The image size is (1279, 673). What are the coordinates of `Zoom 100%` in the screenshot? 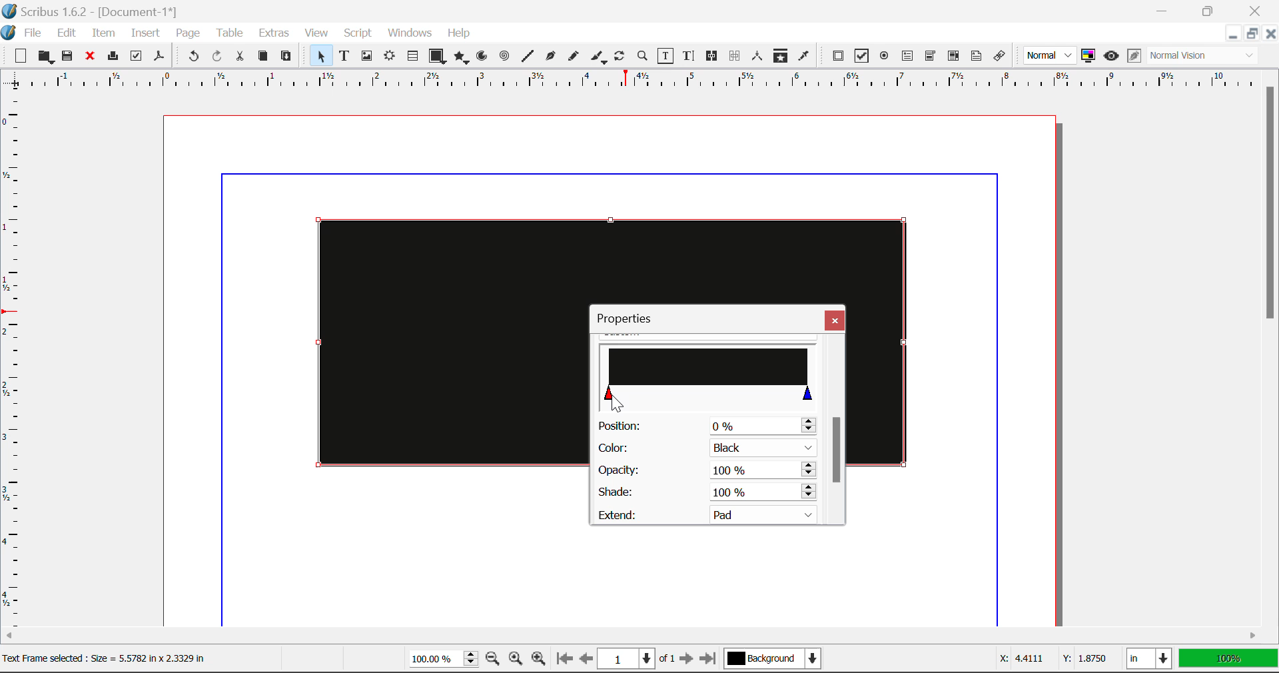 It's located at (444, 660).